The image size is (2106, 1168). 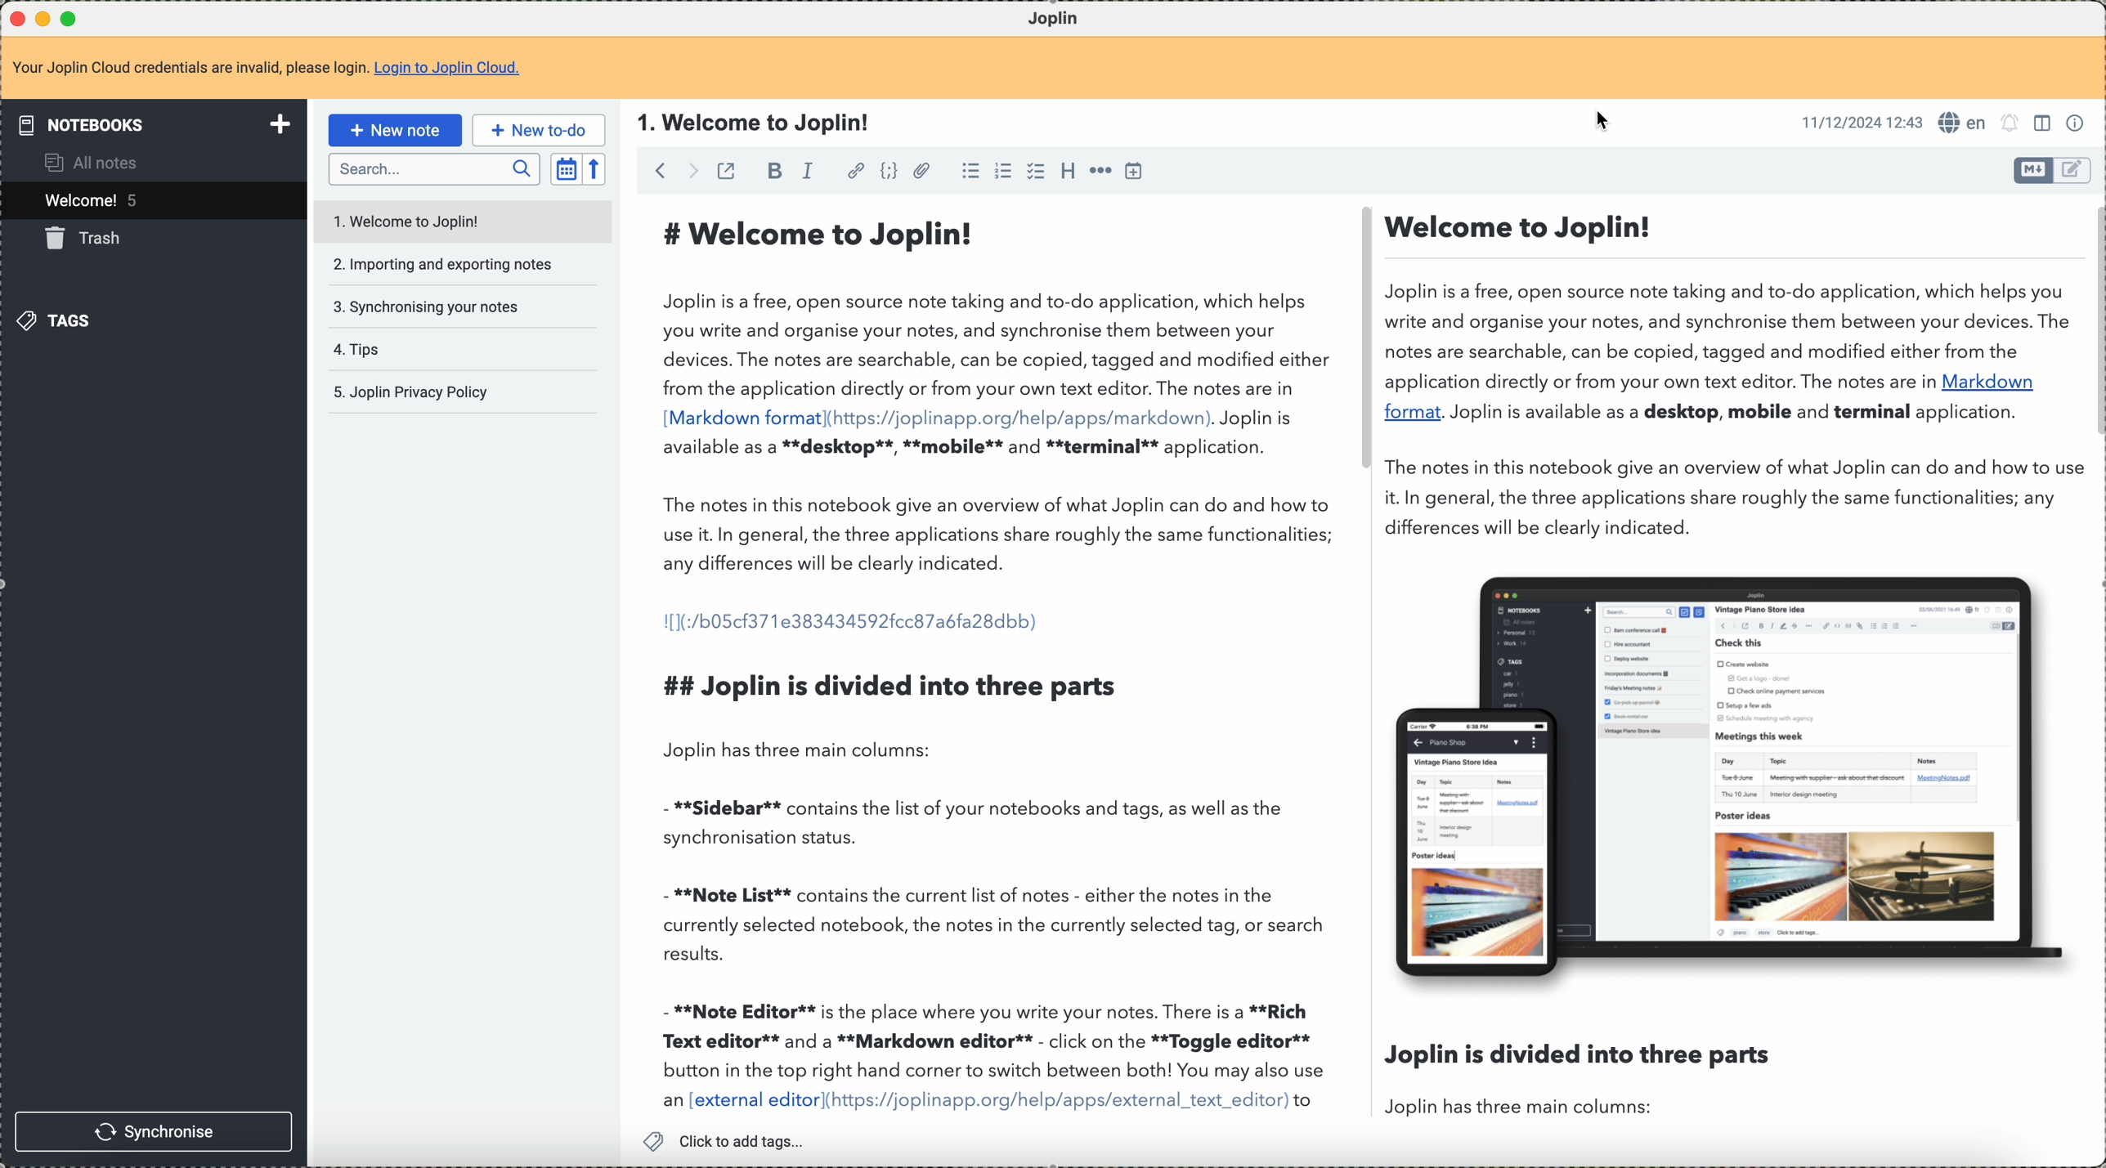 What do you see at coordinates (65, 323) in the screenshot?
I see `tags` at bounding box center [65, 323].